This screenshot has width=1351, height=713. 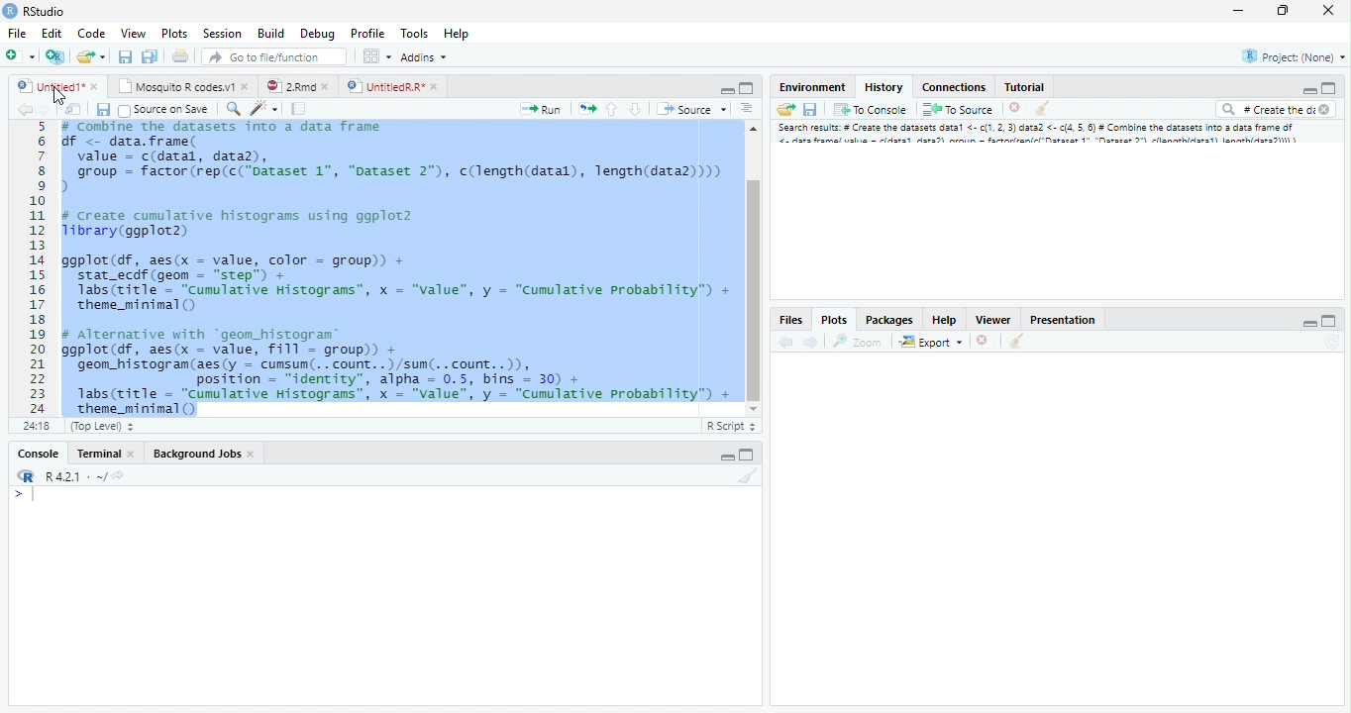 I want to click on 1:1, so click(x=41, y=424).